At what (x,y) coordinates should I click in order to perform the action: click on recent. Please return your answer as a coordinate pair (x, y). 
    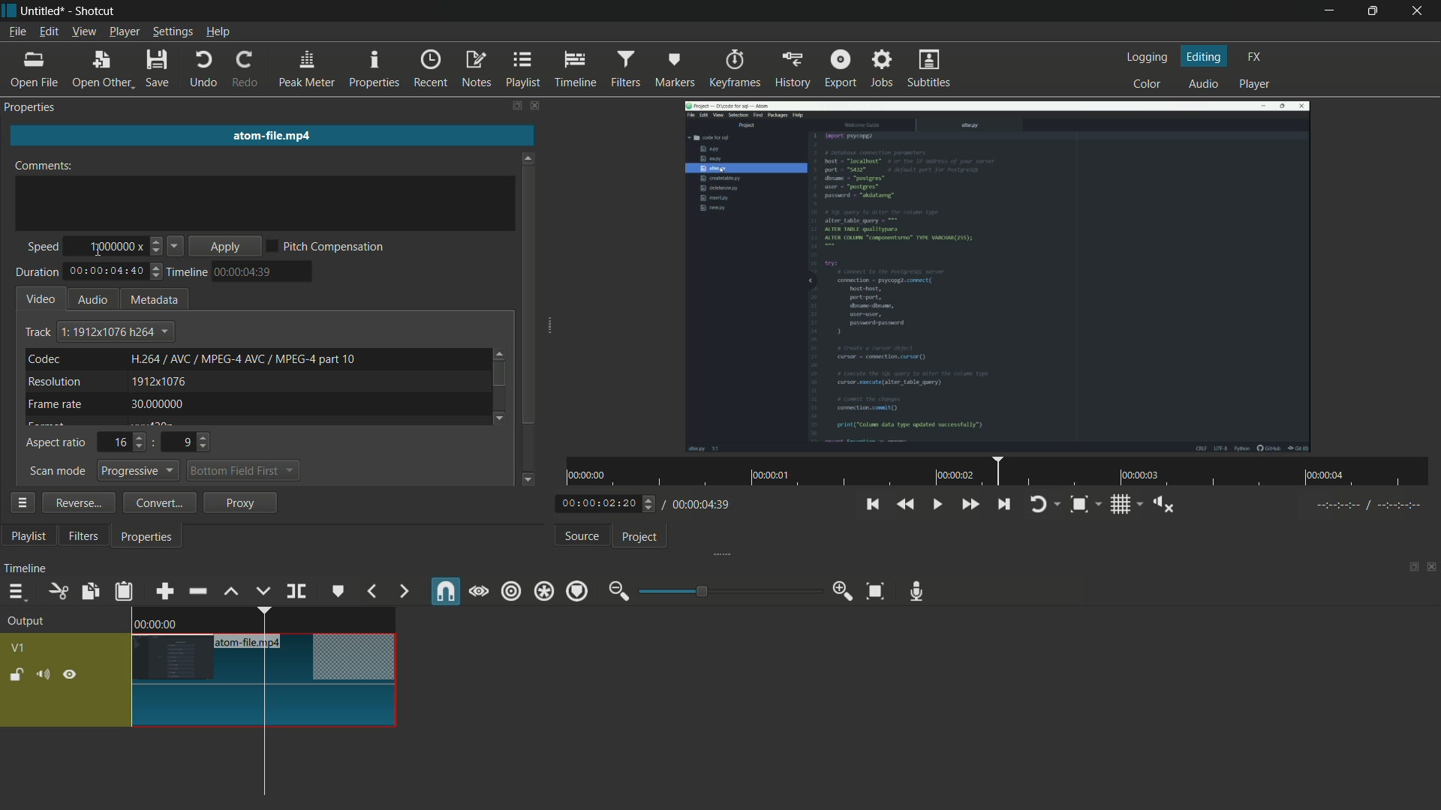
    Looking at the image, I should click on (429, 70).